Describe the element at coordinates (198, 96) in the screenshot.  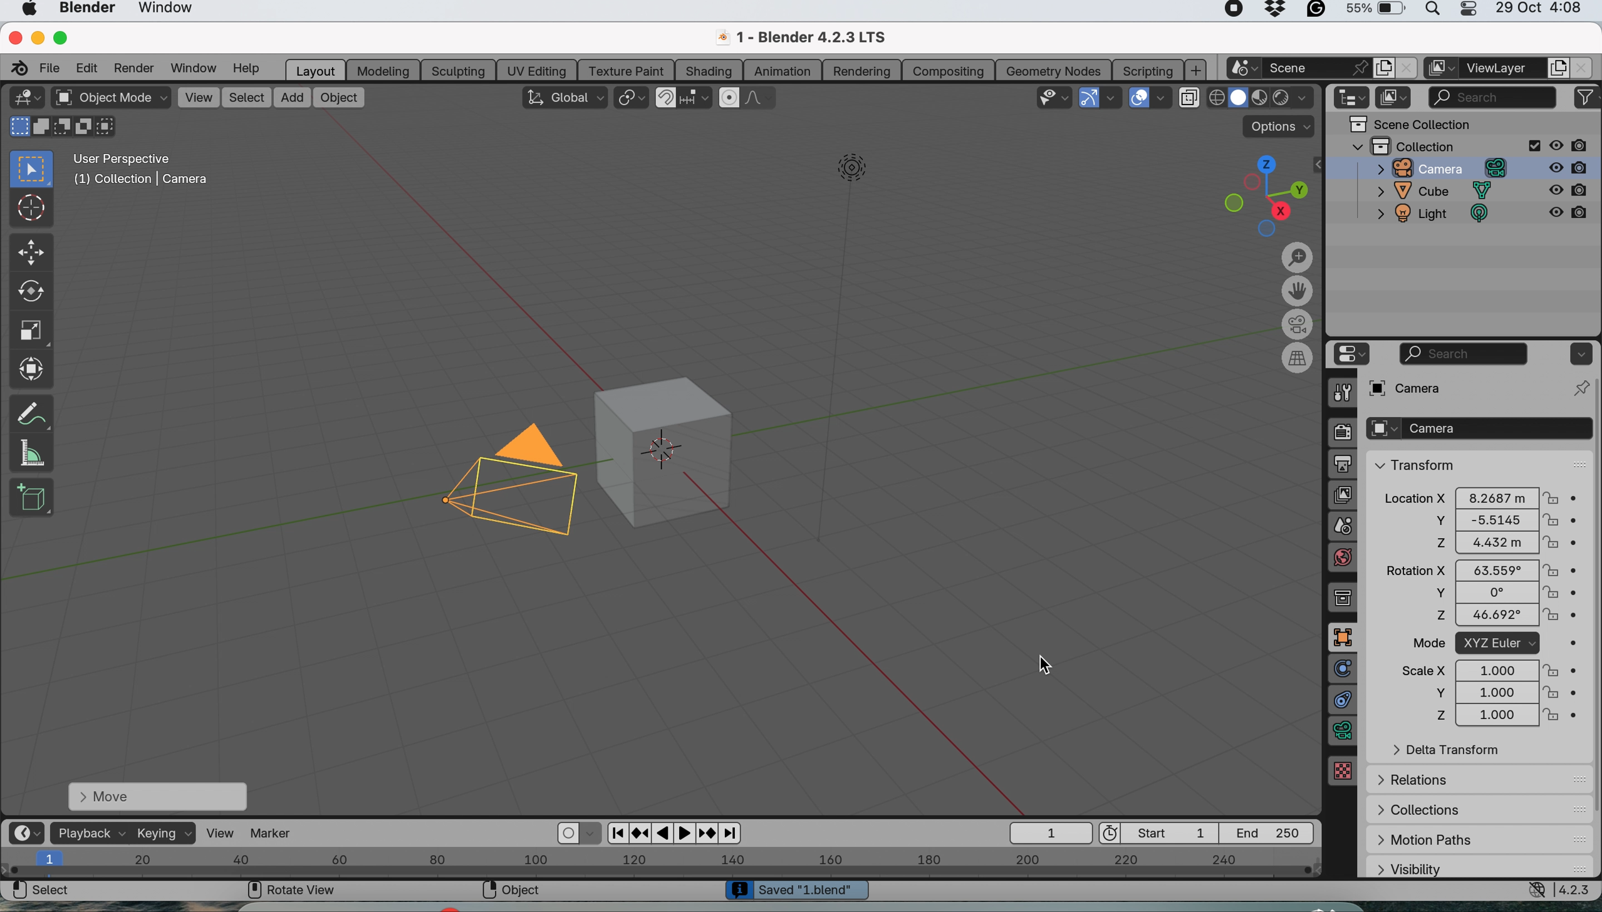
I see `view` at that location.